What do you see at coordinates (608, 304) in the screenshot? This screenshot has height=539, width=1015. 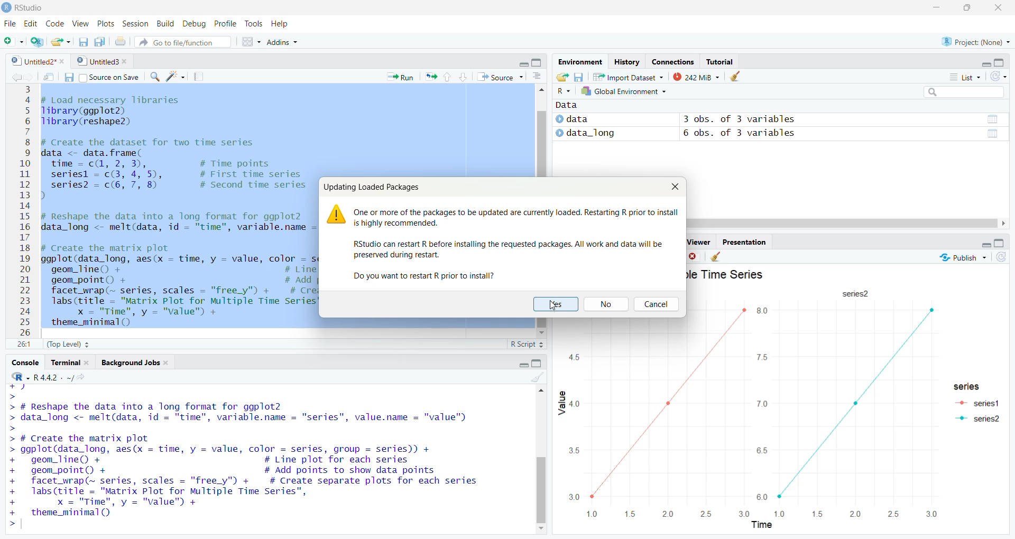 I see `No` at bounding box center [608, 304].